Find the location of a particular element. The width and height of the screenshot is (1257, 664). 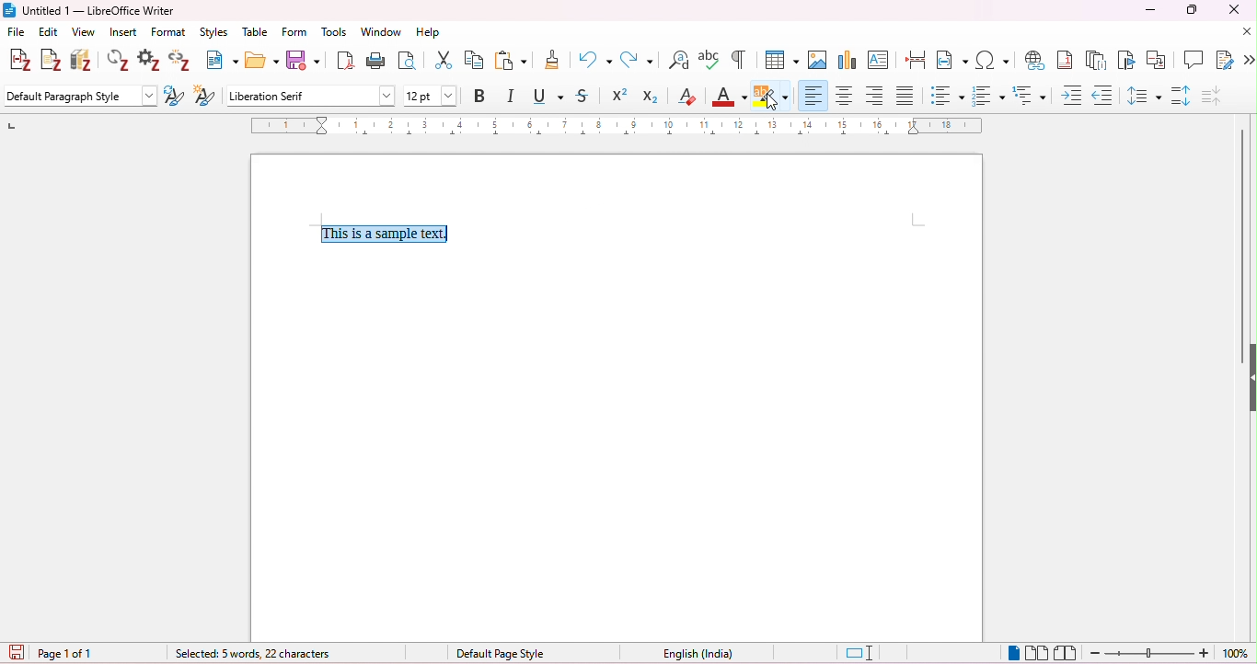

help is located at coordinates (430, 32).